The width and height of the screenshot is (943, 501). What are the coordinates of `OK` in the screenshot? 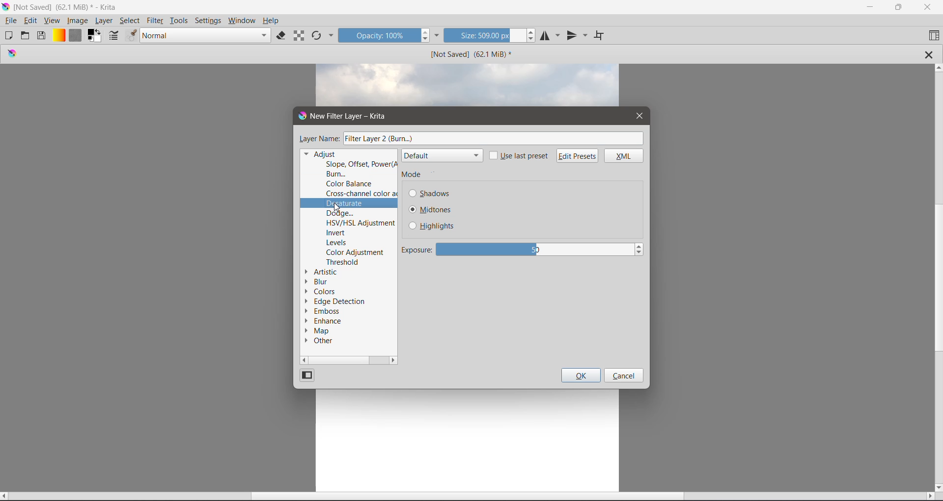 It's located at (580, 375).